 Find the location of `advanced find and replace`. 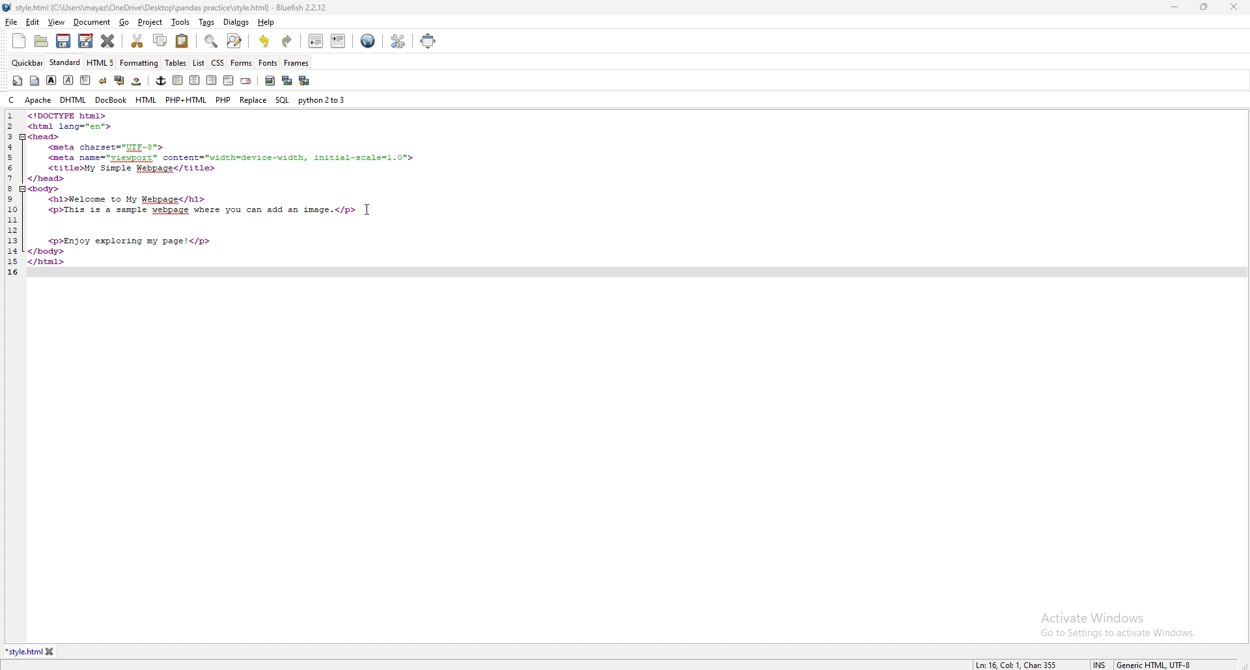

advanced find and replace is located at coordinates (235, 41).